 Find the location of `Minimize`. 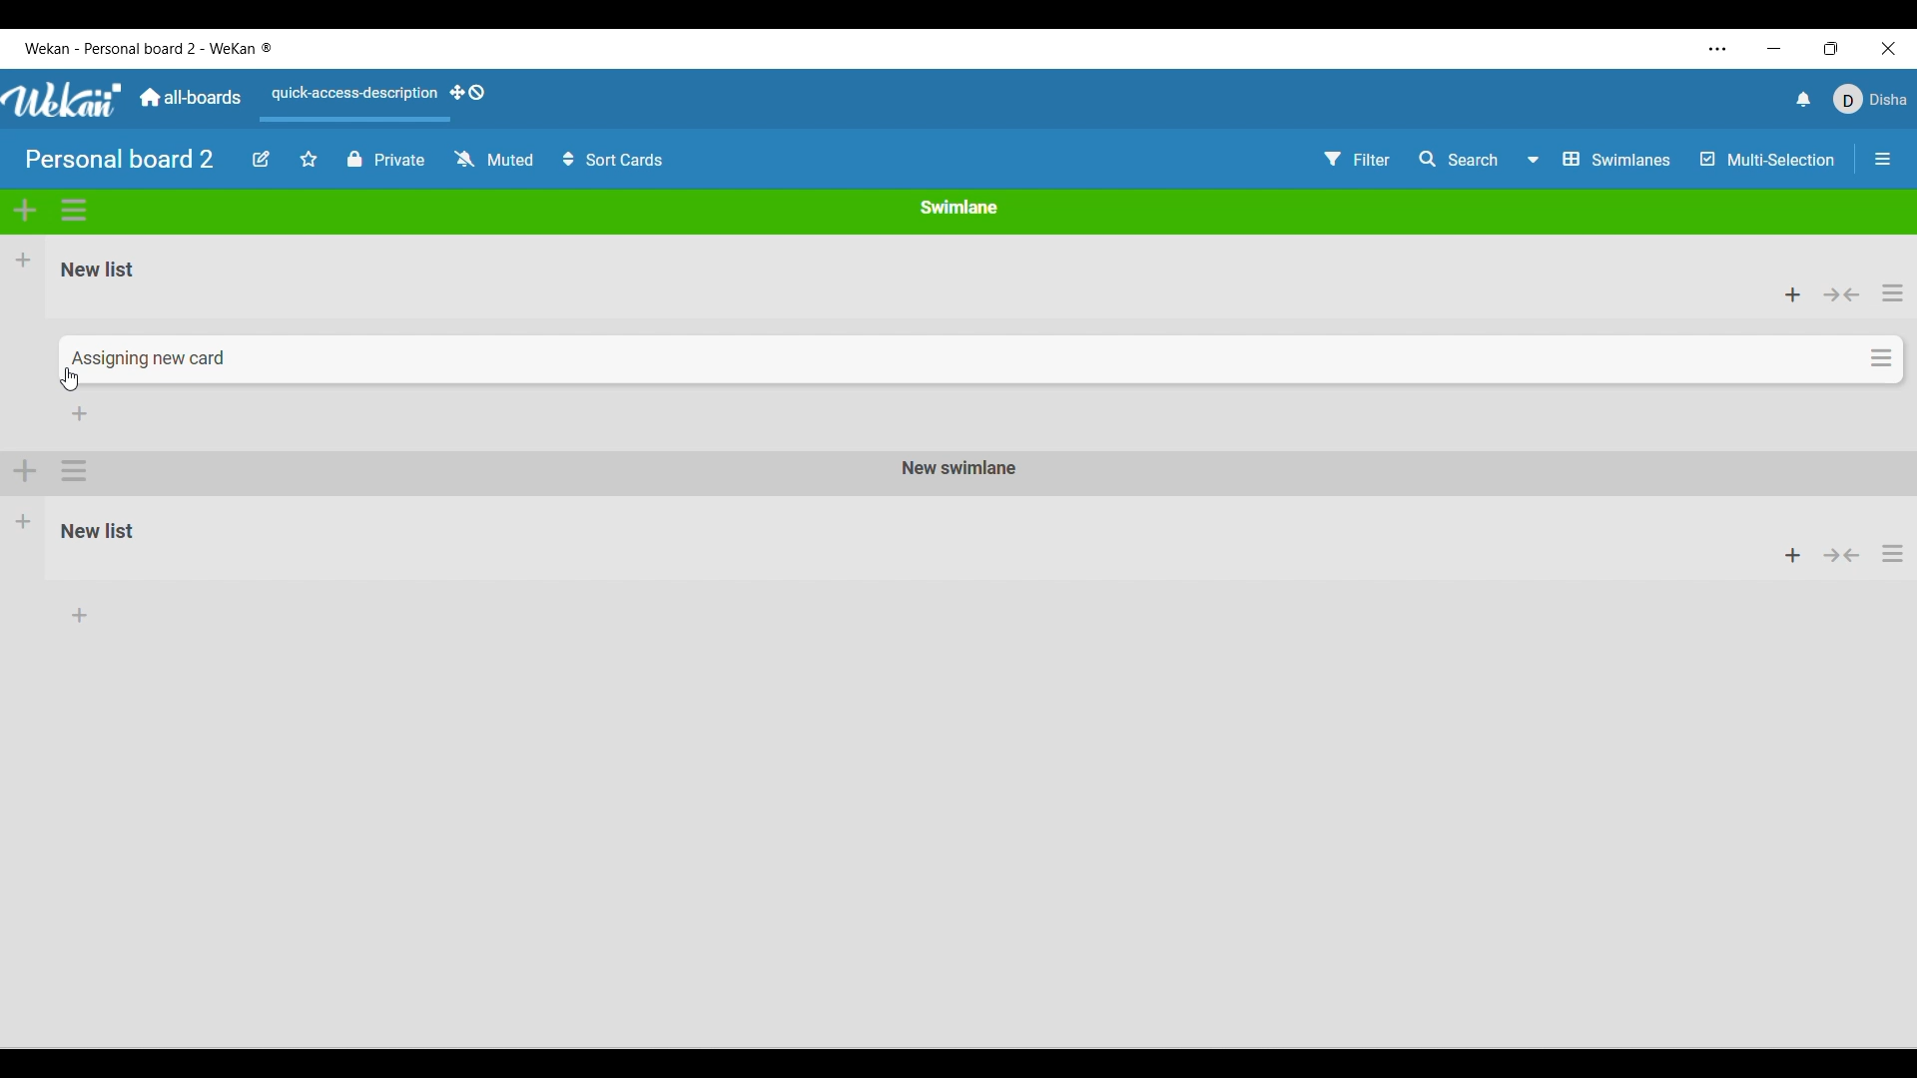

Minimize is located at coordinates (1774, 49).